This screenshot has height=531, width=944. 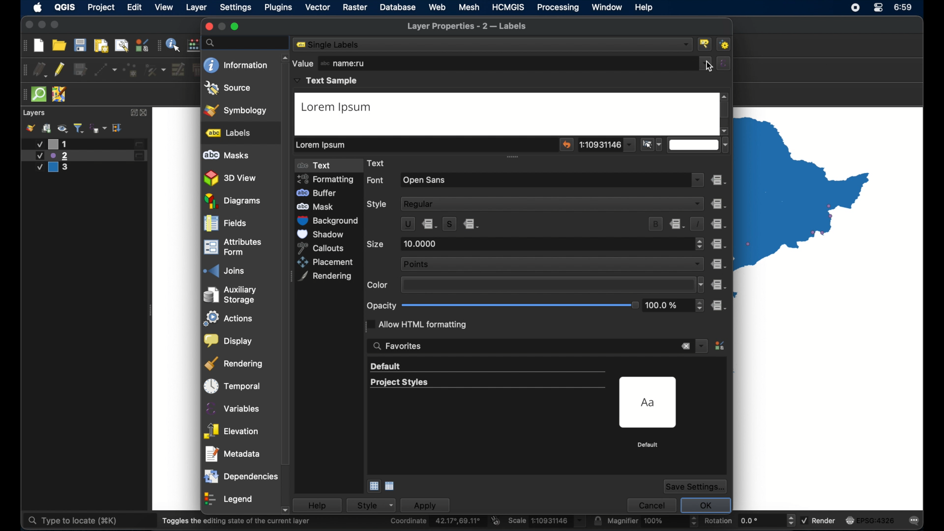 What do you see at coordinates (508, 7) in the screenshot?
I see `HCMGIS` at bounding box center [508, 7].